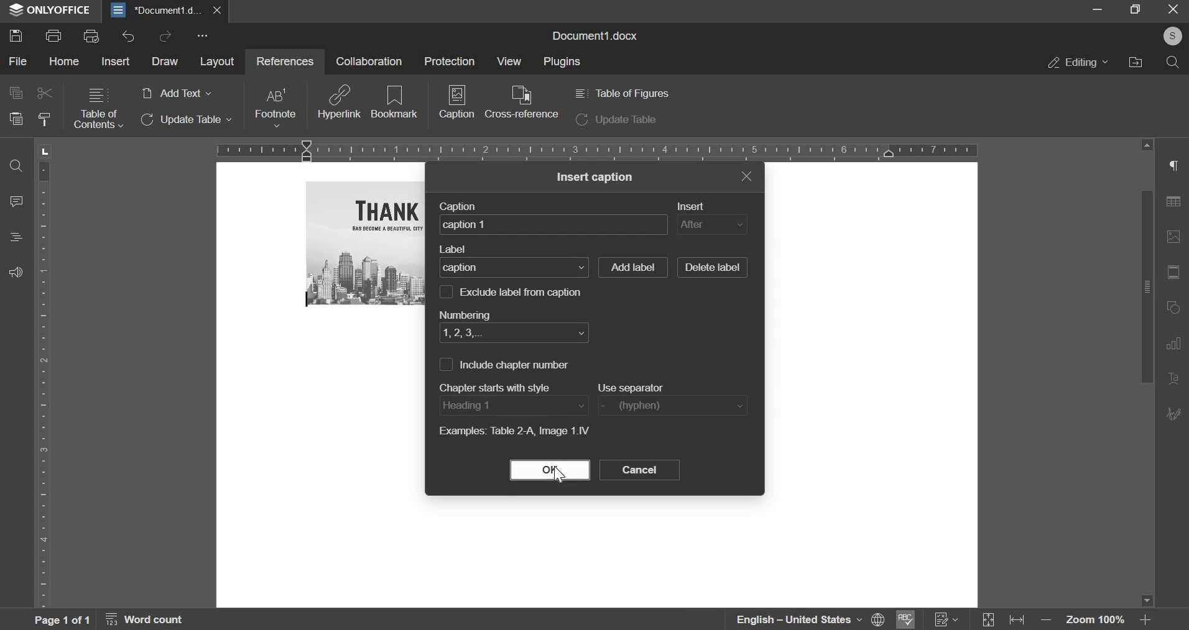 This screenshot has width=1189, height=630. Describe the element at coordinates (44, 120) in the screenshot. I see `clear style` at that location.